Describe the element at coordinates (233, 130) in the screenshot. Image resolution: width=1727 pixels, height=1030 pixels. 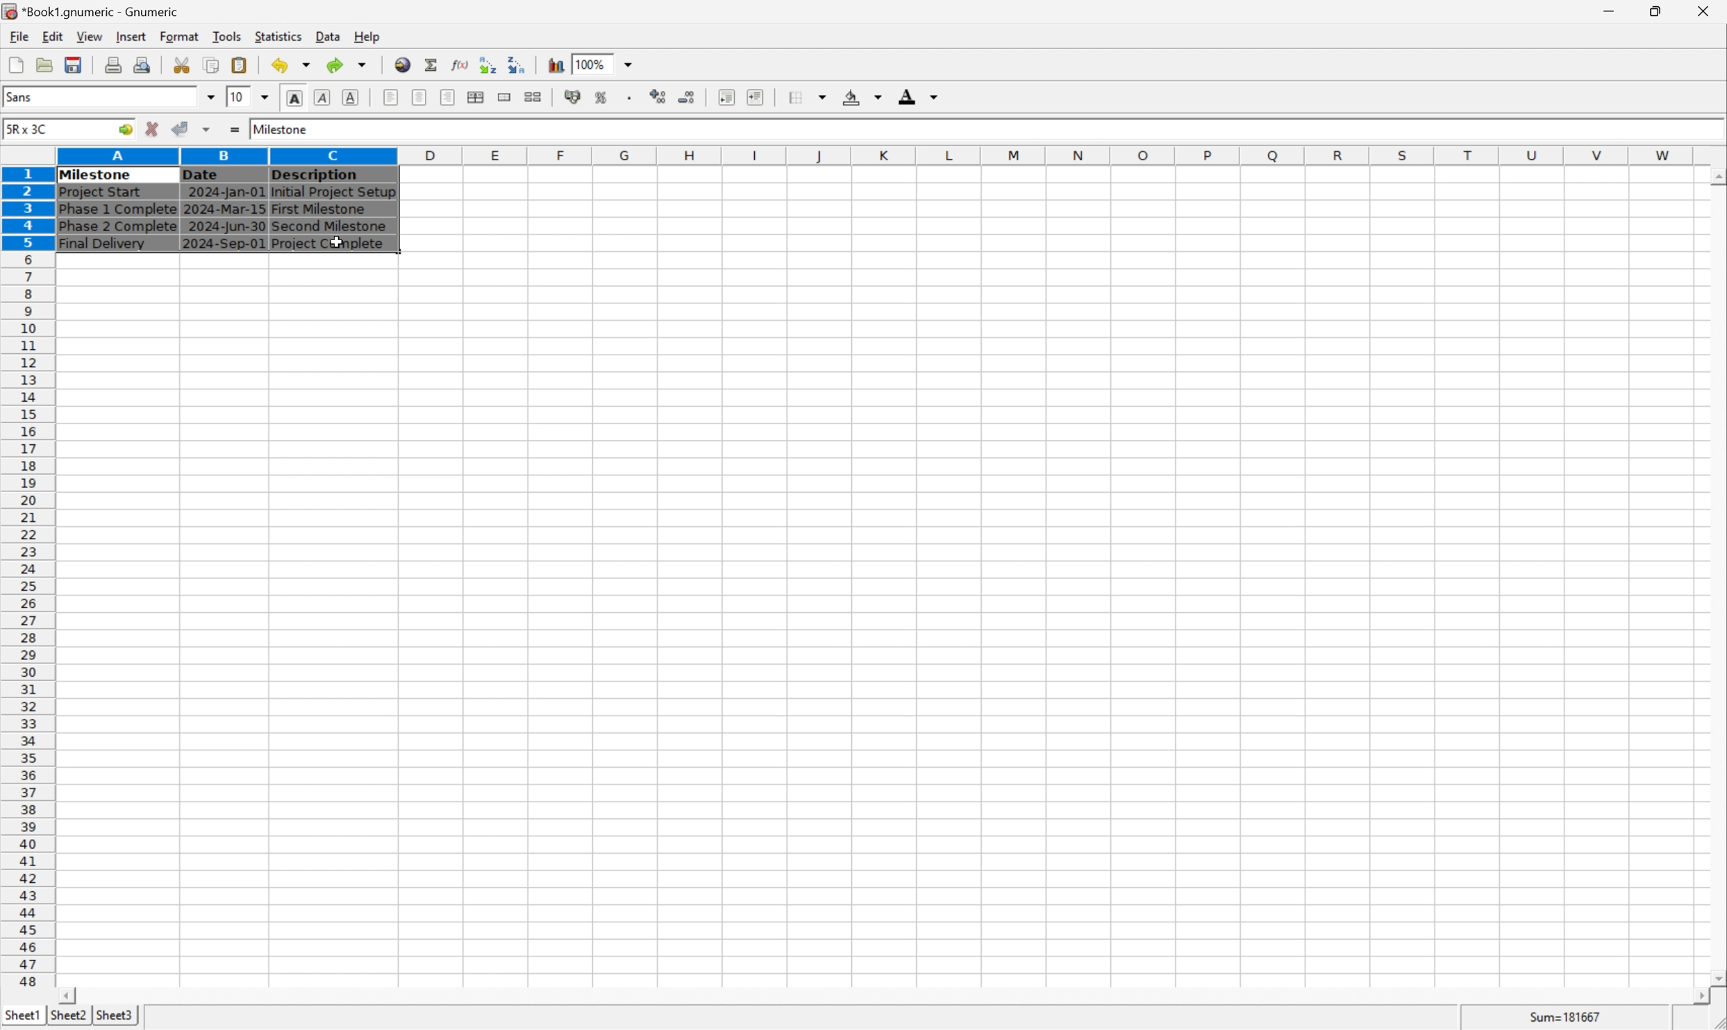
I see `enter formula` at that location.